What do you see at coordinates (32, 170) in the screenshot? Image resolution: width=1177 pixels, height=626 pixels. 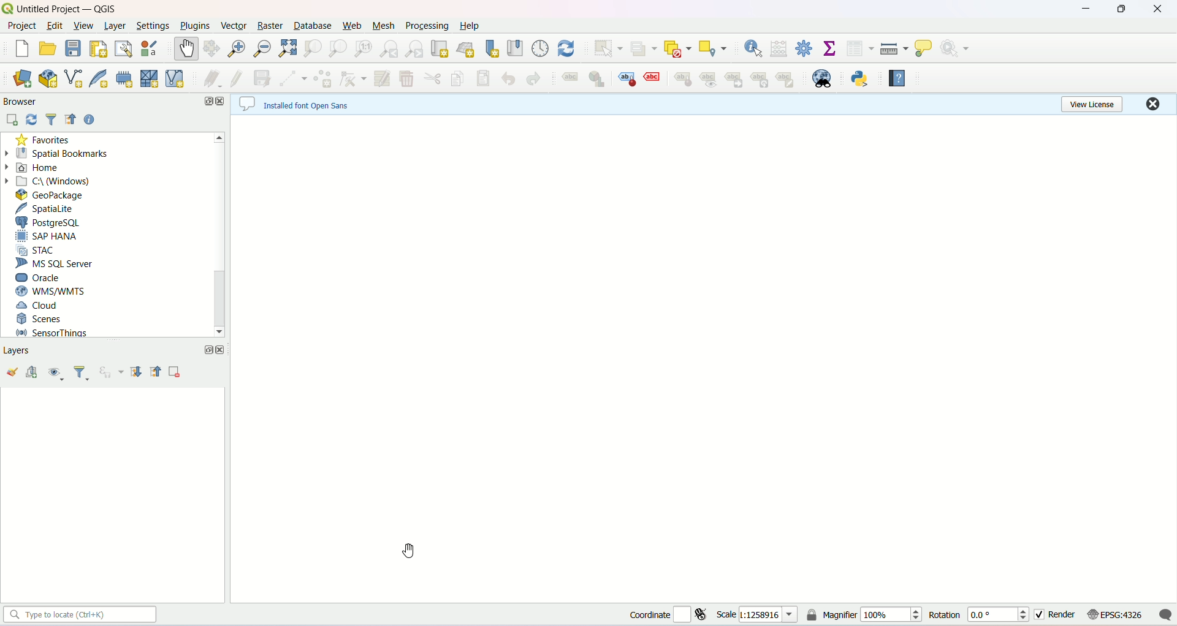 I see `home` at bounding box center [32, 170].